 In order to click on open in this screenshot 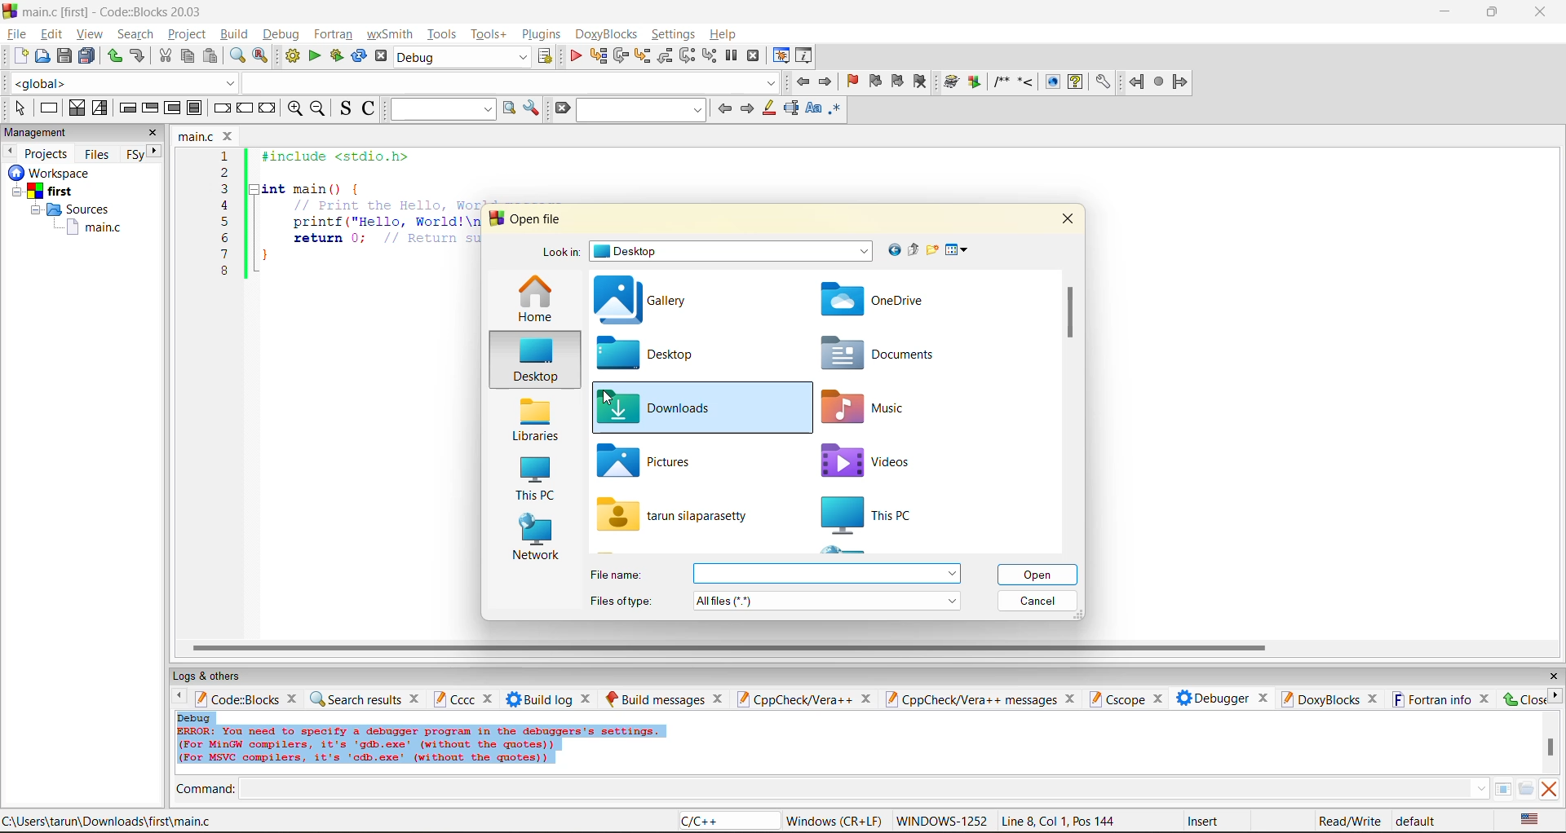, I will do `click(1040, 575)`.